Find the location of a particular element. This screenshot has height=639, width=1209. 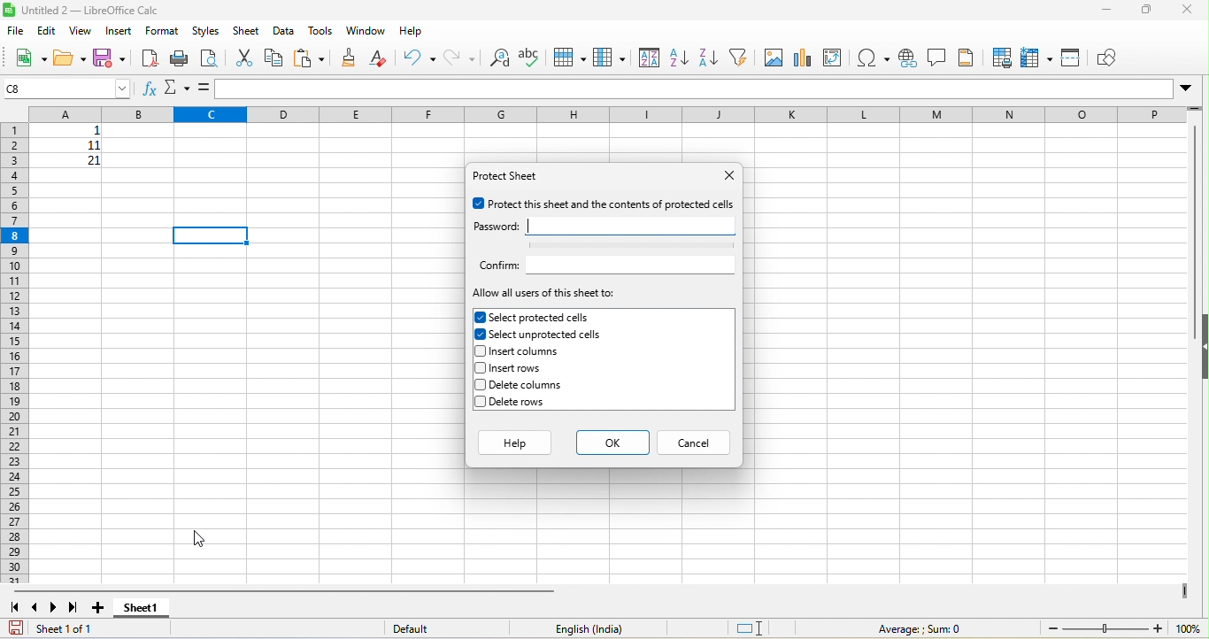

row numbers is located at coordinates (17, 352).